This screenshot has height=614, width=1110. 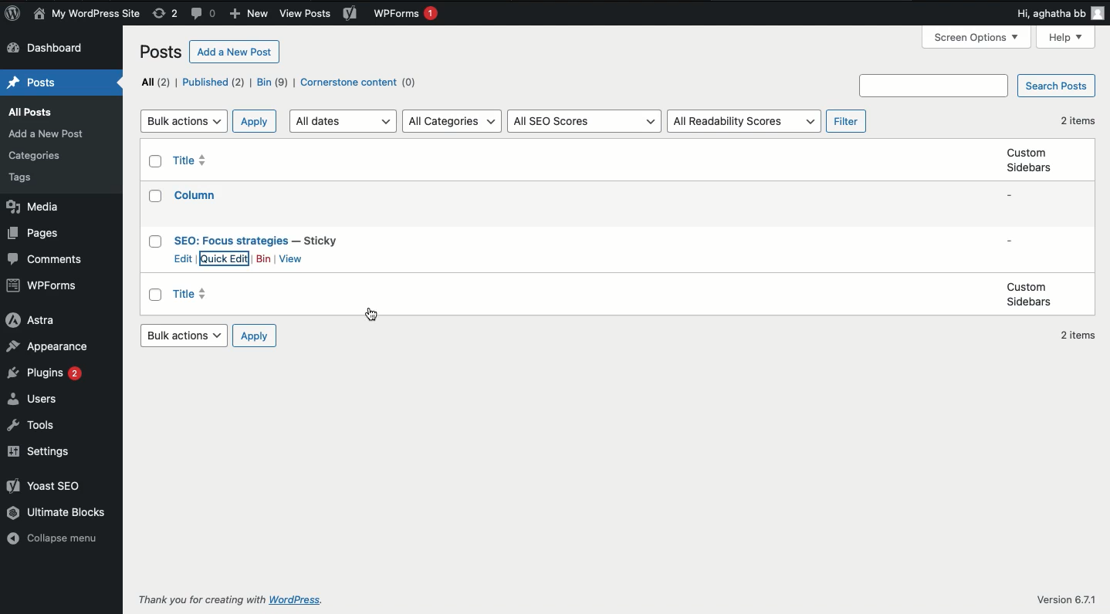 I want to click on WPForms, so click(x=405, y=15).